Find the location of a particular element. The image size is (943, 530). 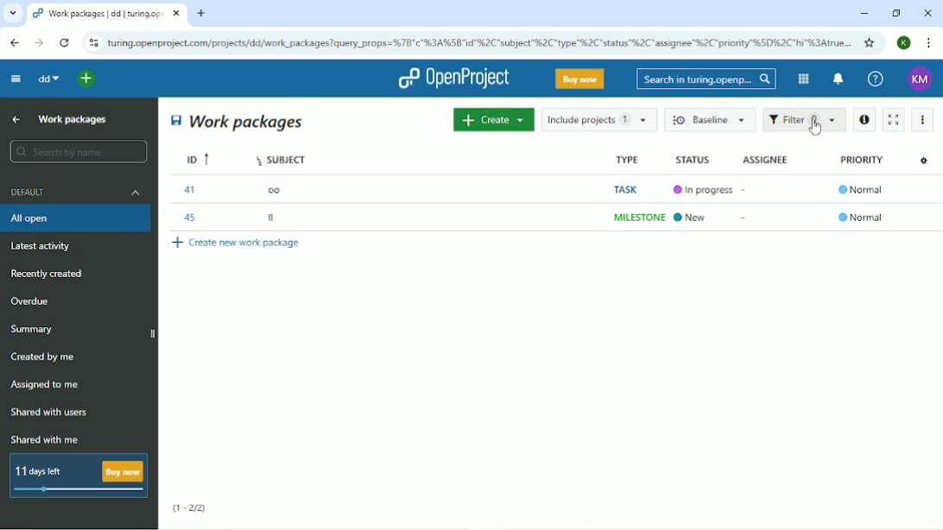

Up is located at coordinates (14, 120).